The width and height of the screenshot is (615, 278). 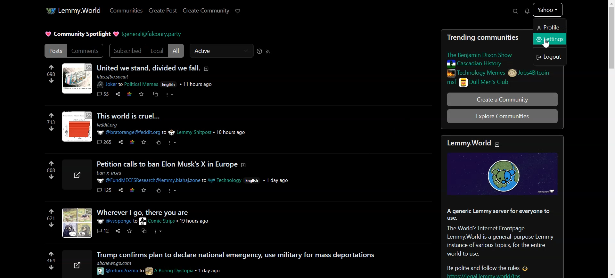 What do you see at coordinates (127, 96) in the screenshot?
I see `` at bounding box center [127, 96].